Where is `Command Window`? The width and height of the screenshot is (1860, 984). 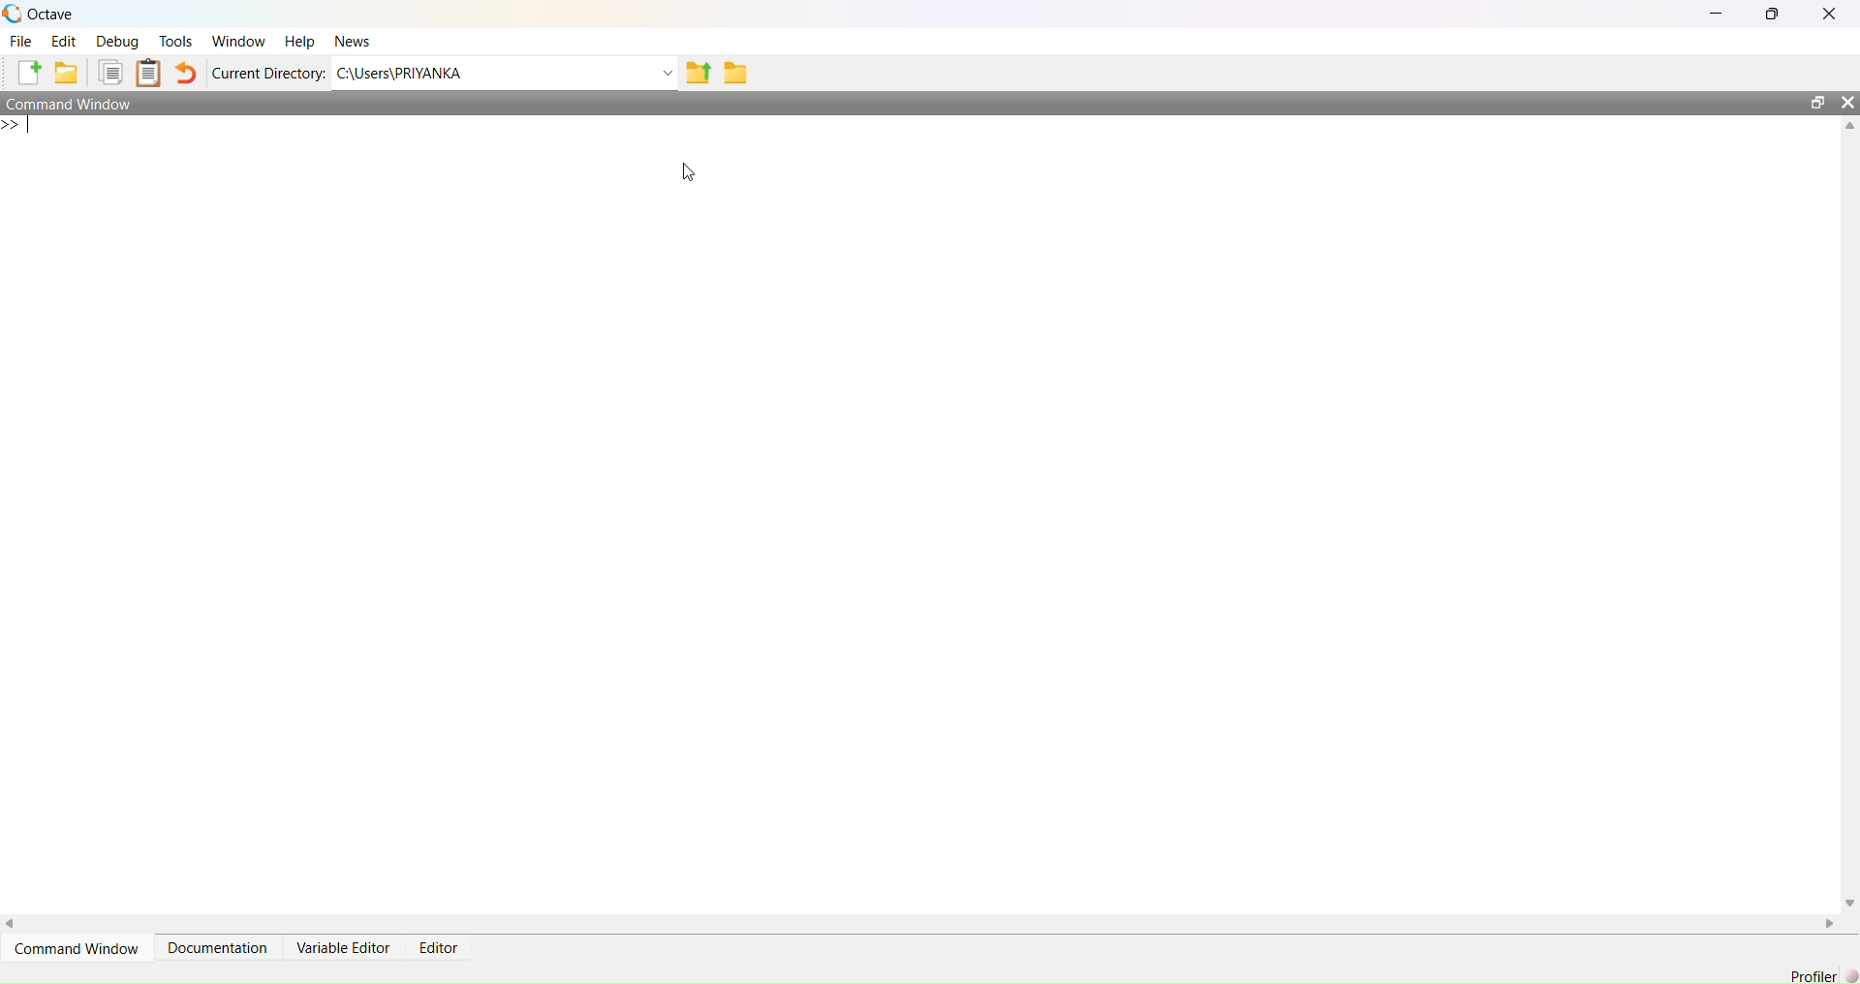 Command Window is located at coordinates (77, 948).